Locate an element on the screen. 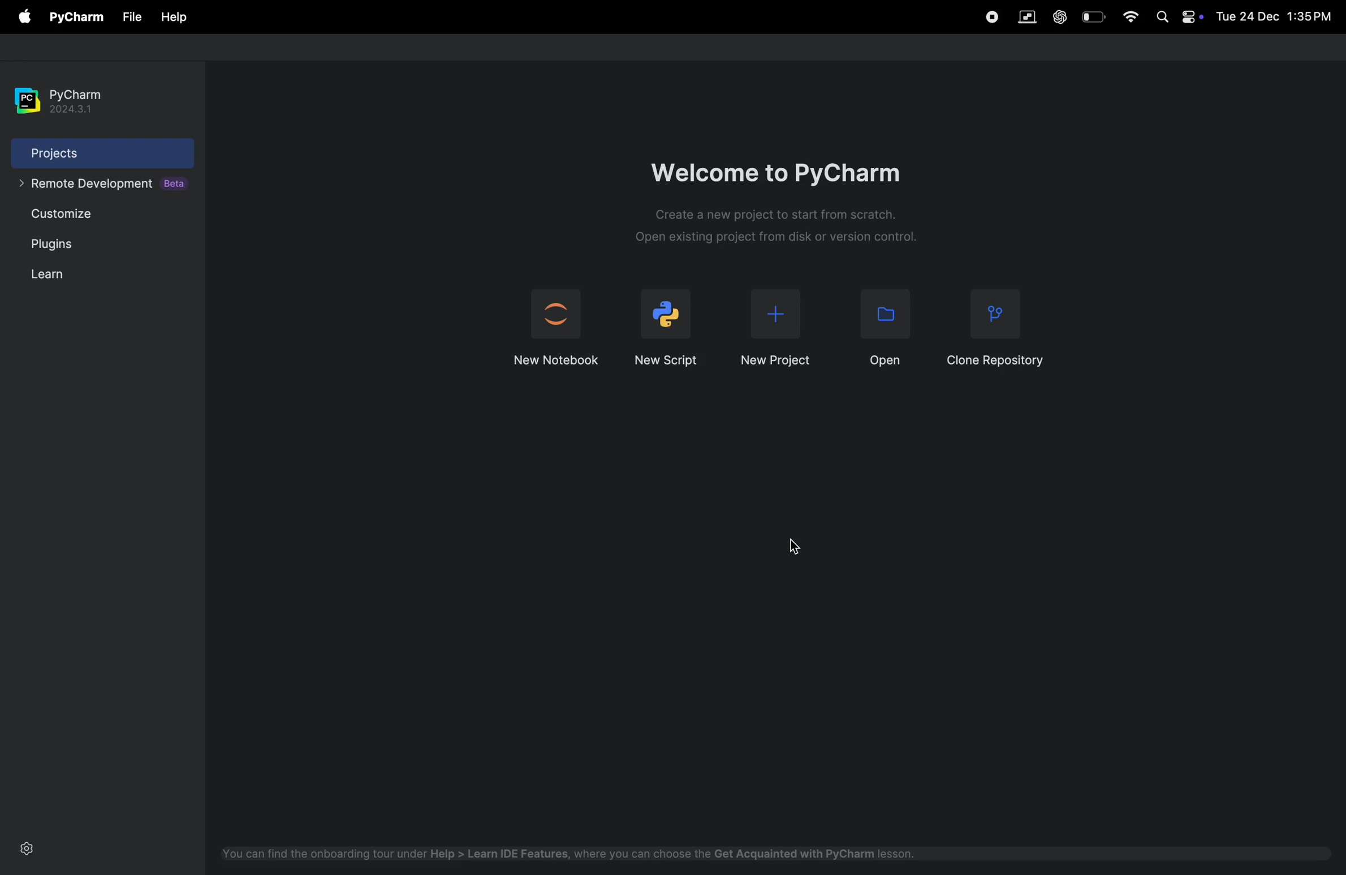 The height and width of the screenshot is (875, 1346). apple menu is located at coordinates (19, 16).